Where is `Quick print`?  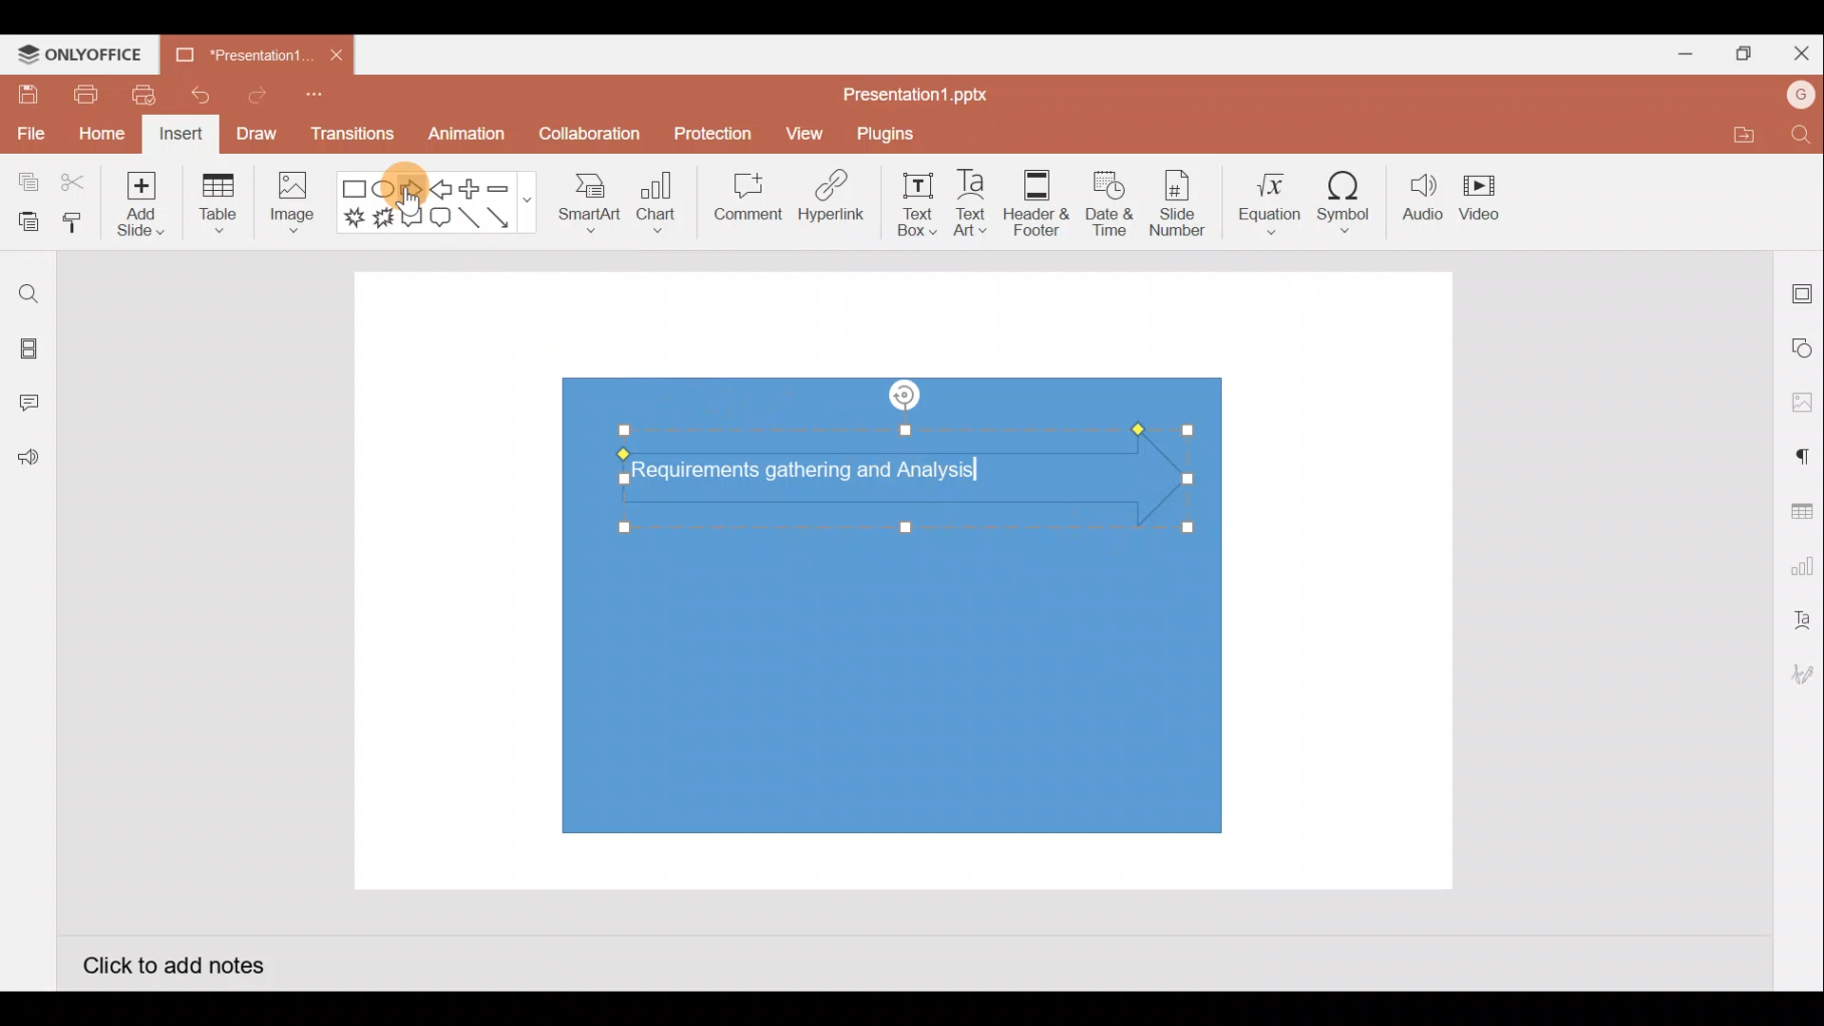 Quick print is located at coordinates (138, 95).